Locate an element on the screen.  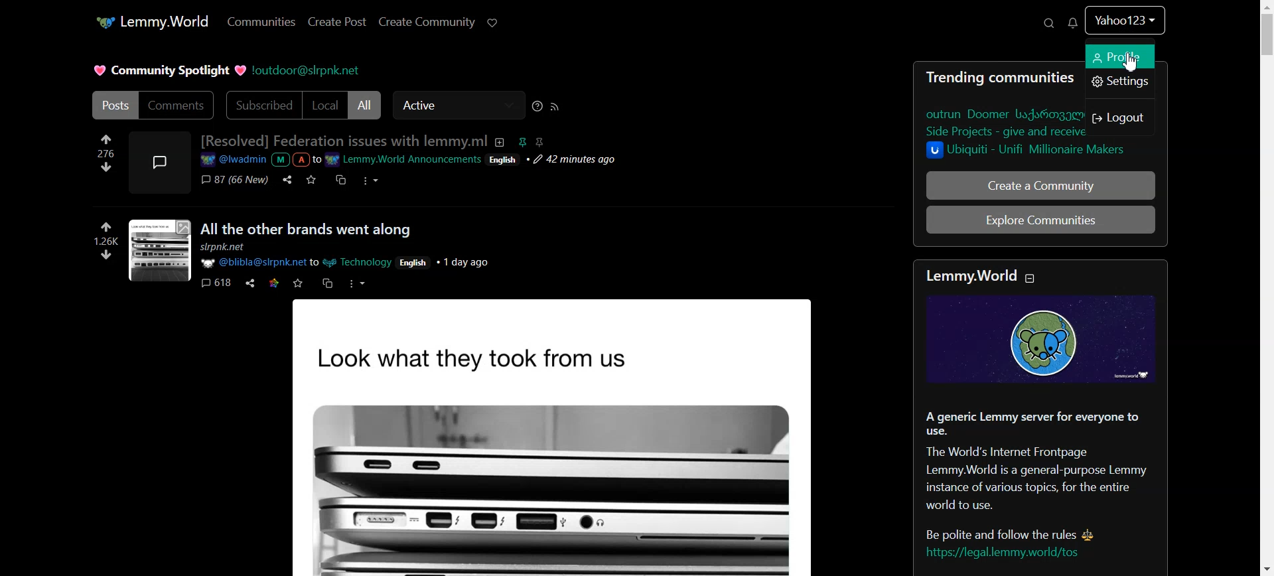
Search is located at coordinates (1047, 23).